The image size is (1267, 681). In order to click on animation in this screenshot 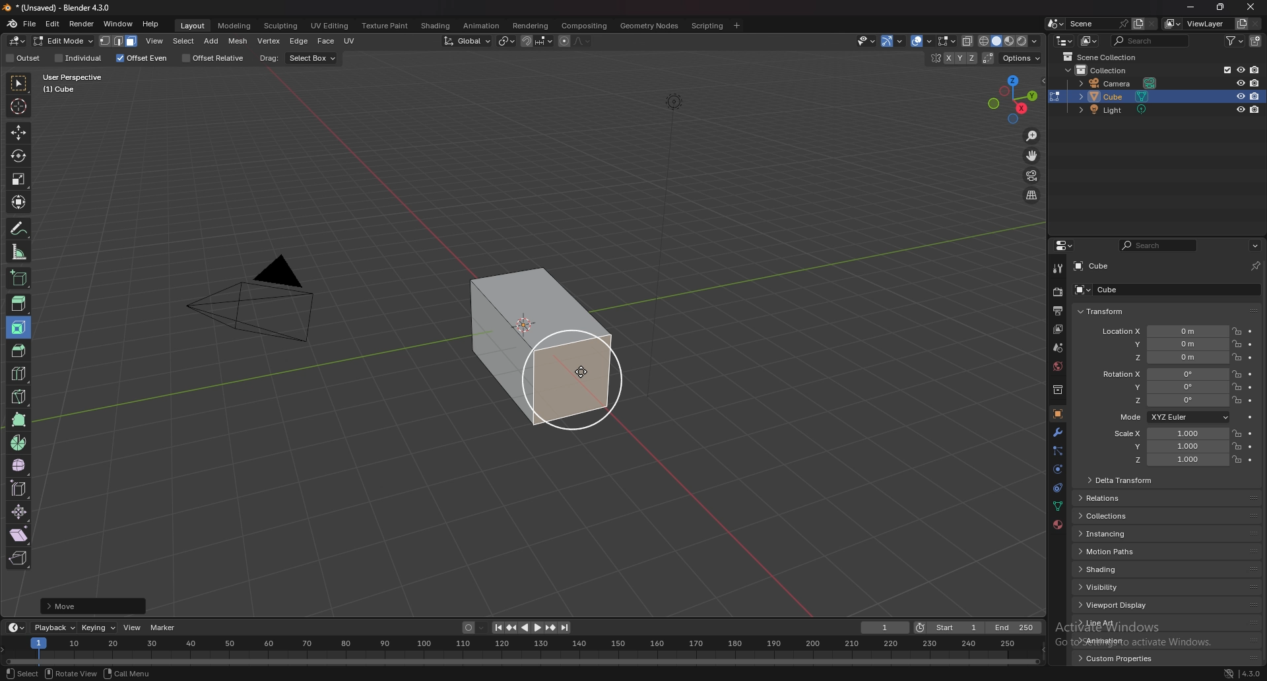, I will do `click(1116, 640)`.